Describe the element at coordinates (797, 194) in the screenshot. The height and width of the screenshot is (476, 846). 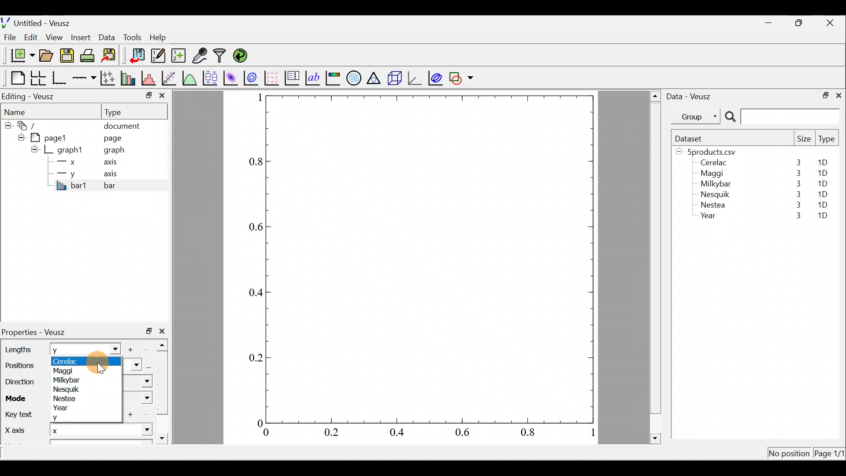
I see `3` at that location.